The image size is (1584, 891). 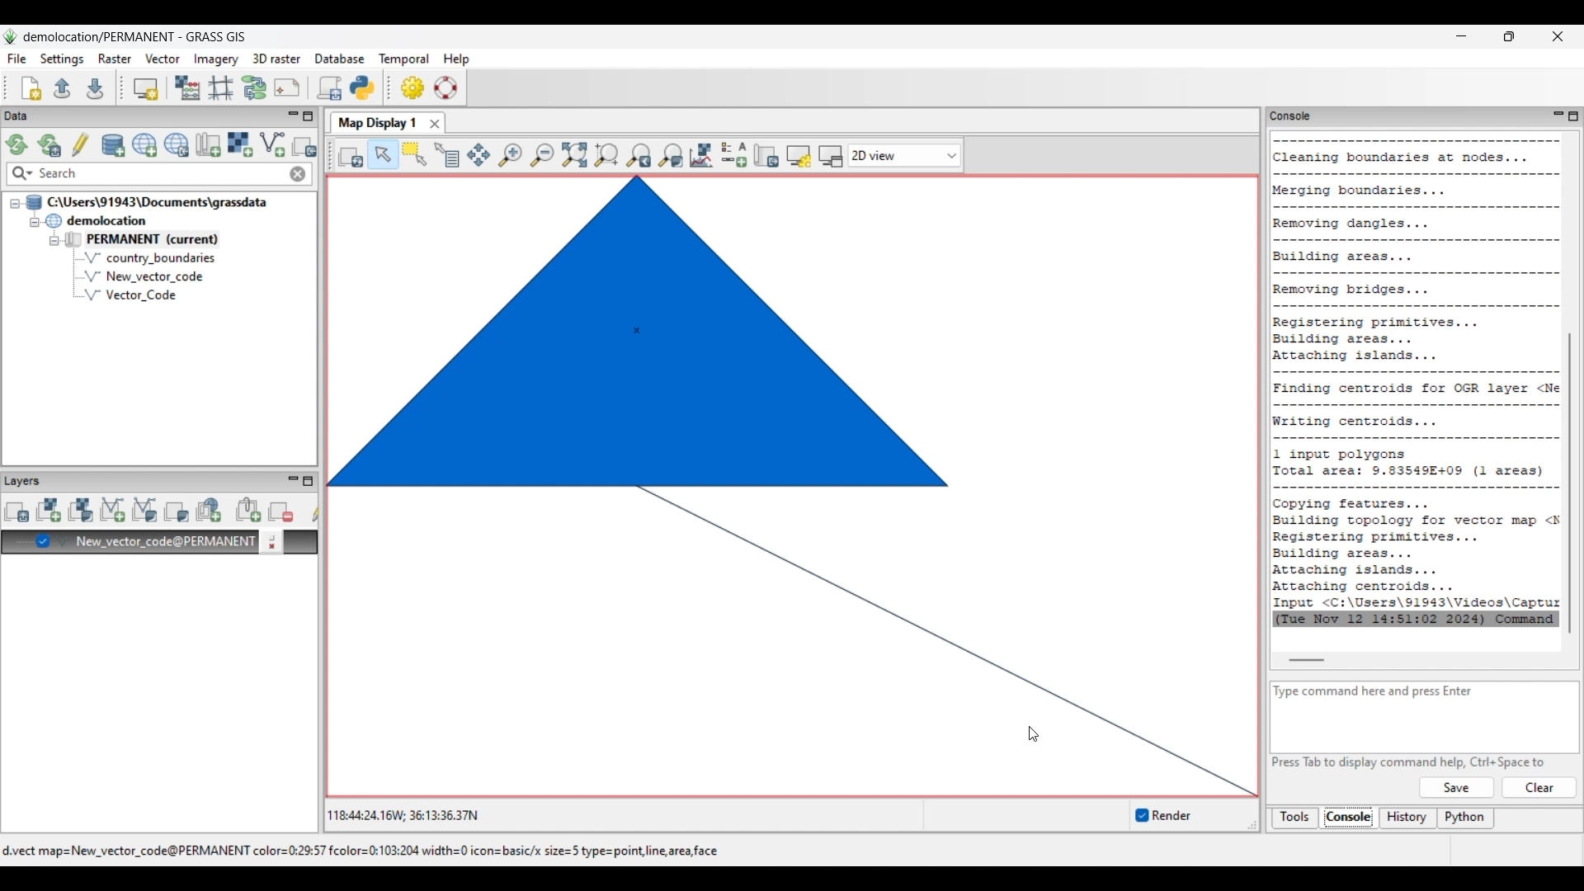 What do you see at coordinates (15, 204) in the screenshot?
I see `Collapse file thread ` at bounding box center [15, 204].